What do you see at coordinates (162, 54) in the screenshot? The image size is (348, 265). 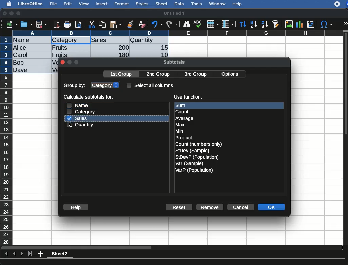 I see `10` at bounding box center [162, 54].